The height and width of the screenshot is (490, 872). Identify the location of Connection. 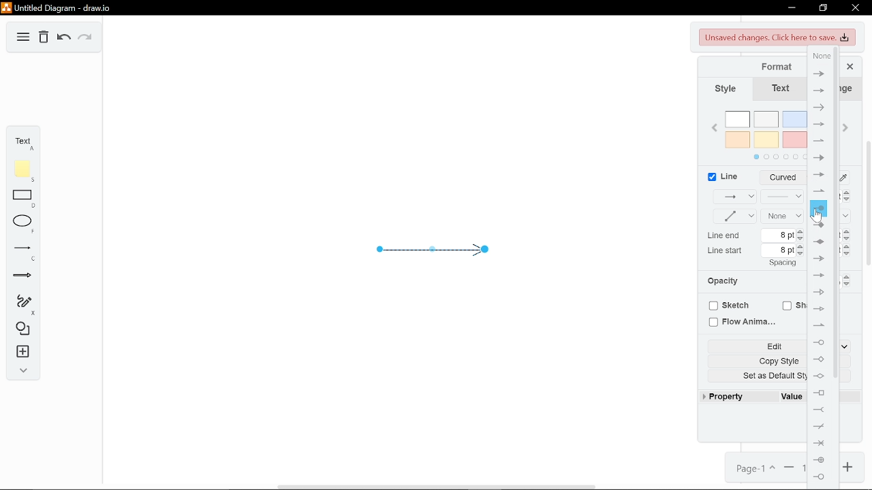
(734, 197).